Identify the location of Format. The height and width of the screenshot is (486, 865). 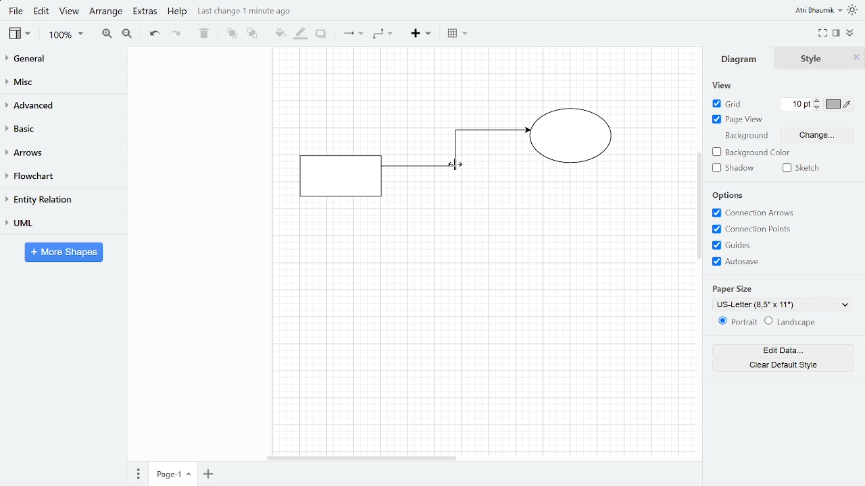
(837, 33).